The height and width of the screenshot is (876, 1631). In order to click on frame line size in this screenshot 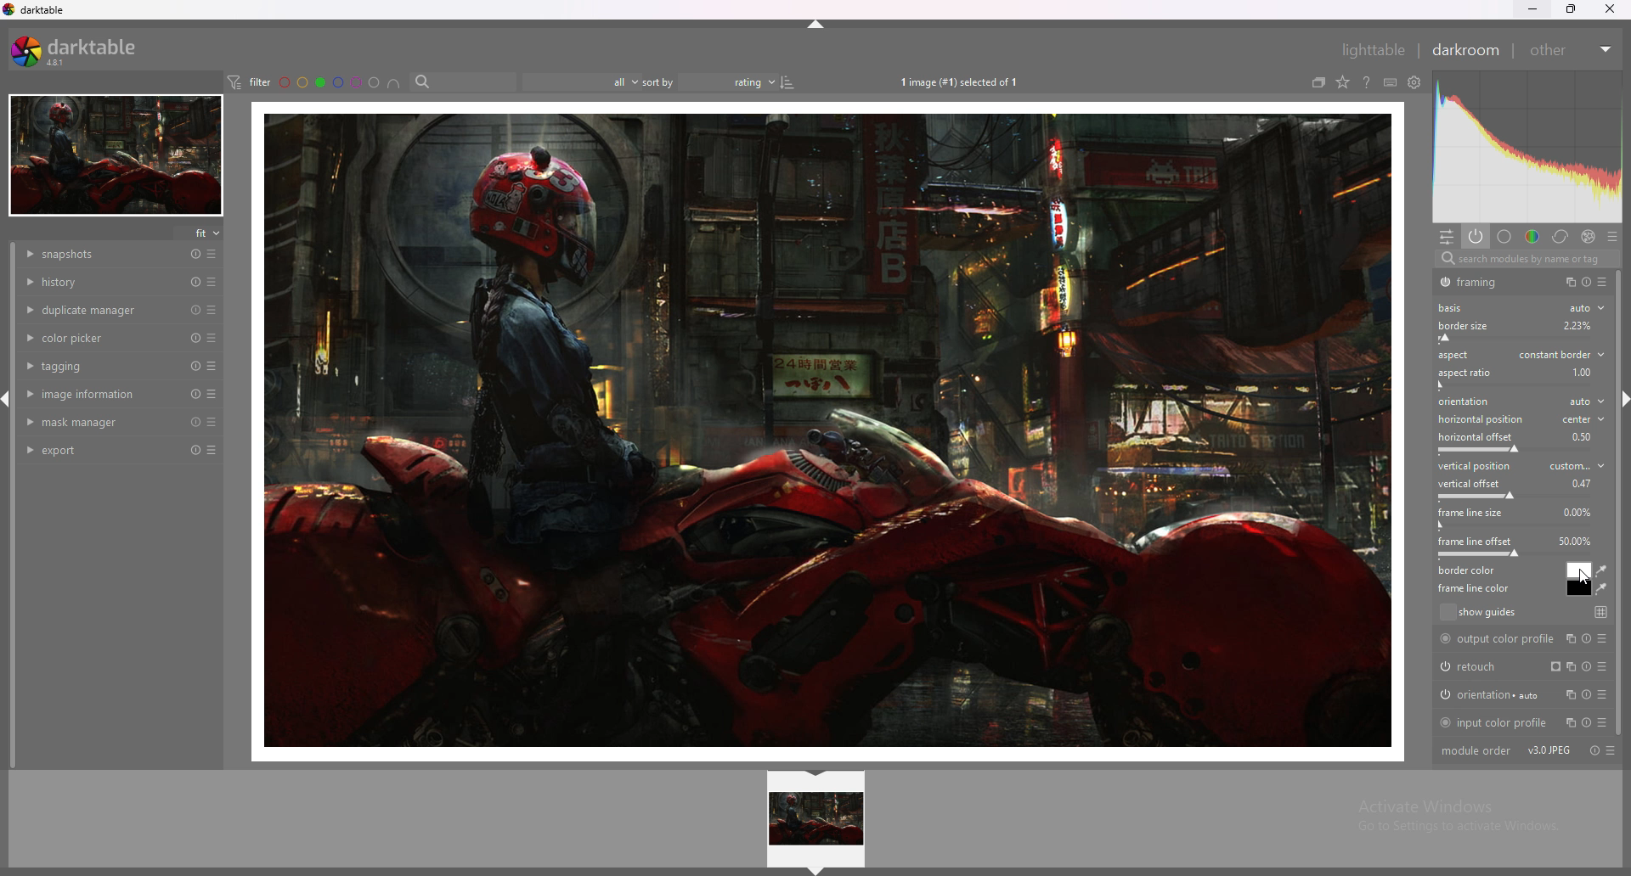, I will do `click(1470, 513)`.